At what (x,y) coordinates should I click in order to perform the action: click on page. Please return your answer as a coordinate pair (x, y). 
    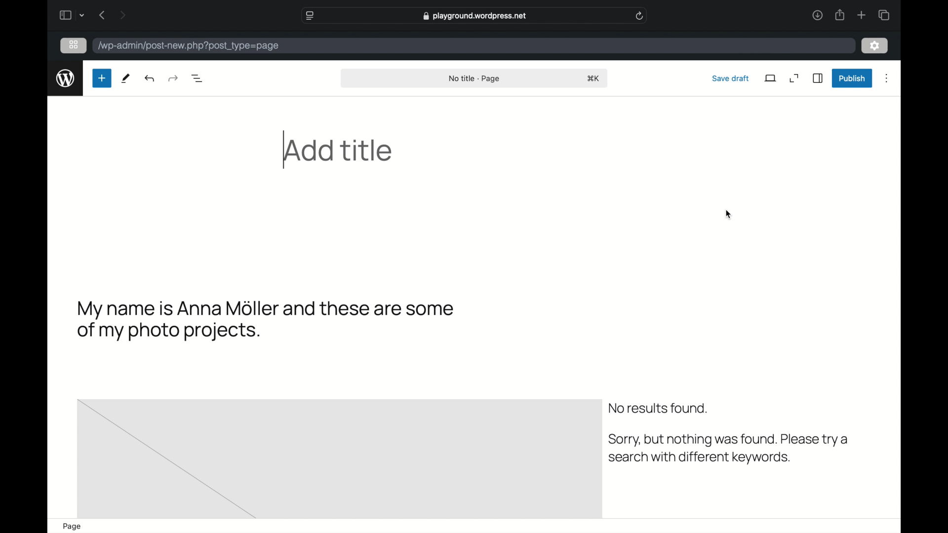
    Looking at the image, I should click on (72, 527).